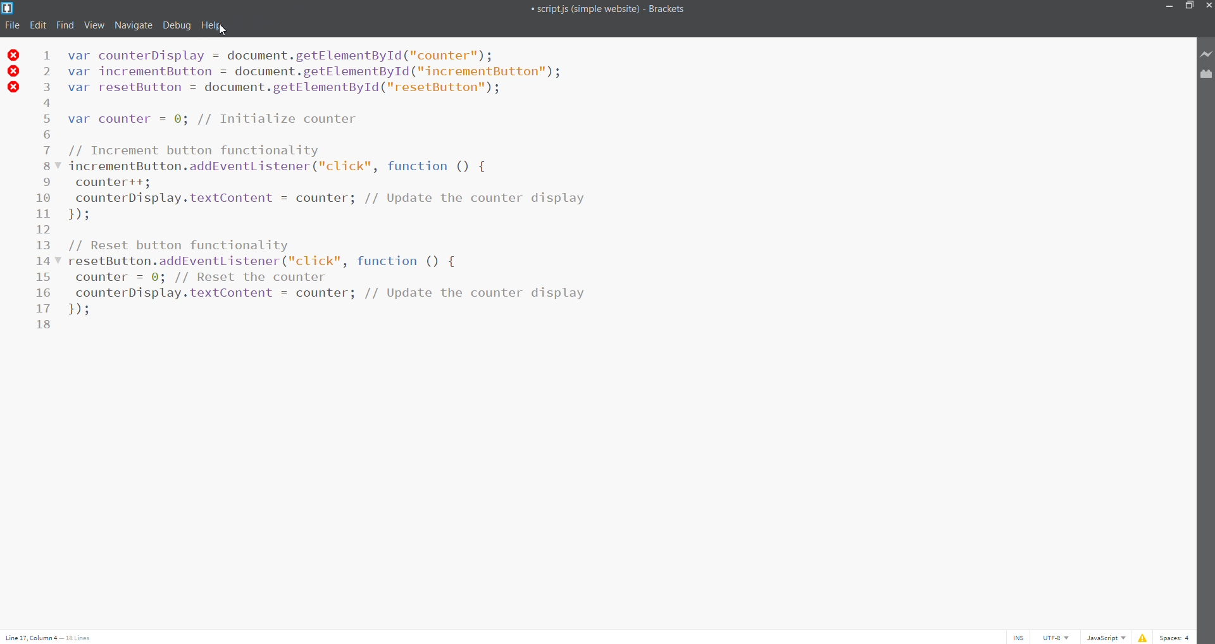  What do you see at coordinates (8, 8) in the screenshot?
I see `bracket's logo` at bounding box center [8, 8].